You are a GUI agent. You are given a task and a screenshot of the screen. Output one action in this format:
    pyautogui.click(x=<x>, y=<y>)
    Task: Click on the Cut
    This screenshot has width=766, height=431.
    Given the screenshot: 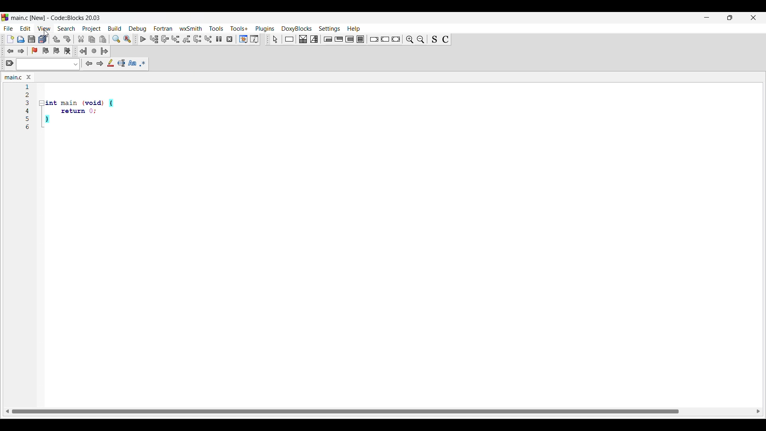 What is the action you would take?
    pyautogui.click(x=81, y=39)
    